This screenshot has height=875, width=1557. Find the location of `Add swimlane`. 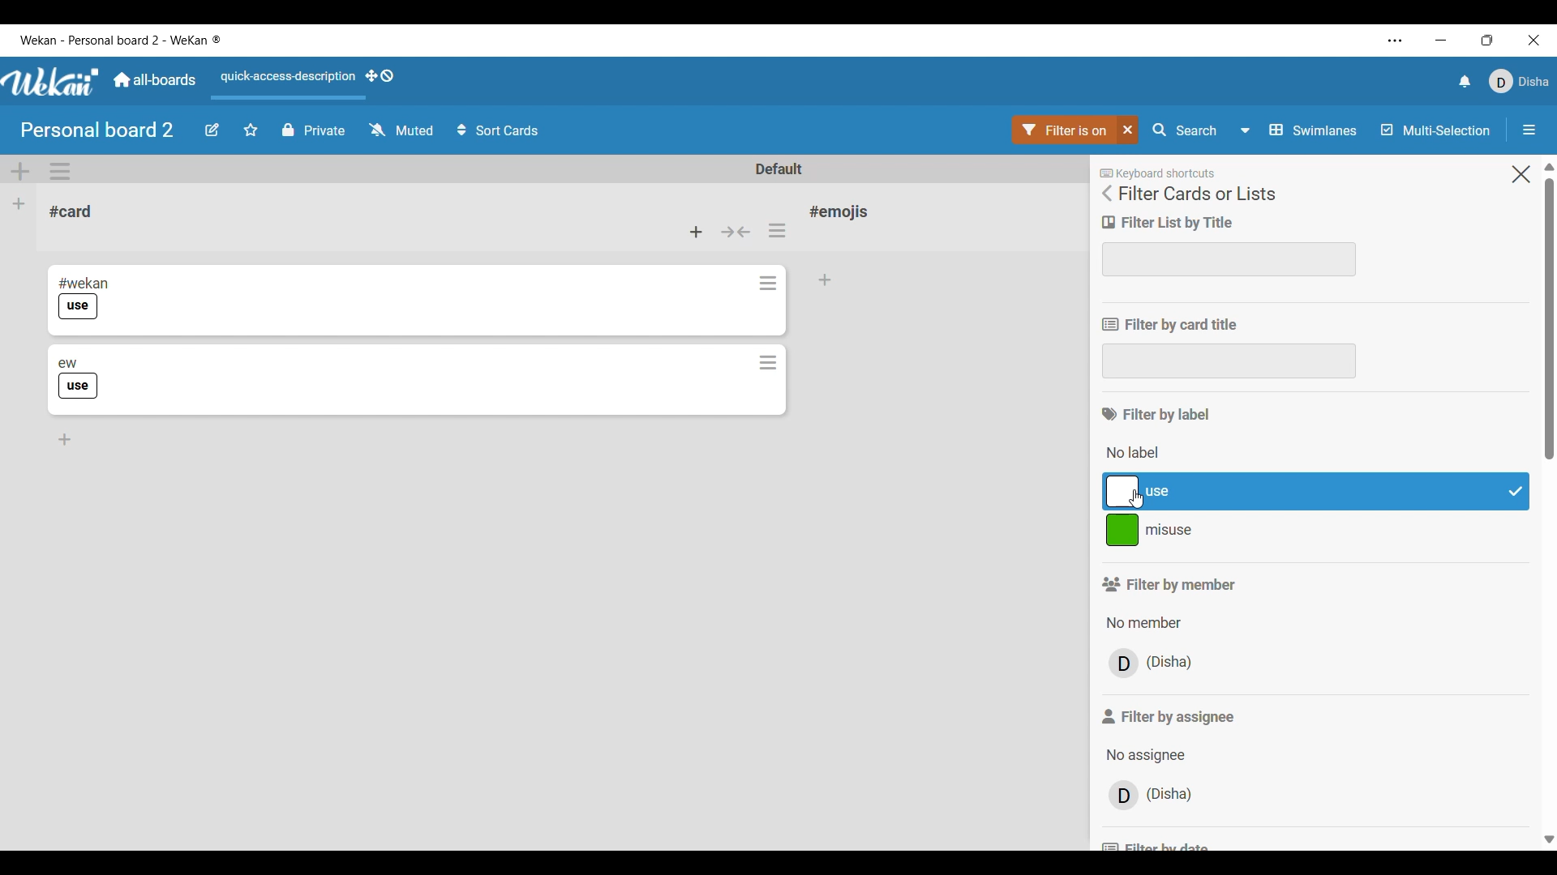

Add swimlane is located at coordinates (20, 172).